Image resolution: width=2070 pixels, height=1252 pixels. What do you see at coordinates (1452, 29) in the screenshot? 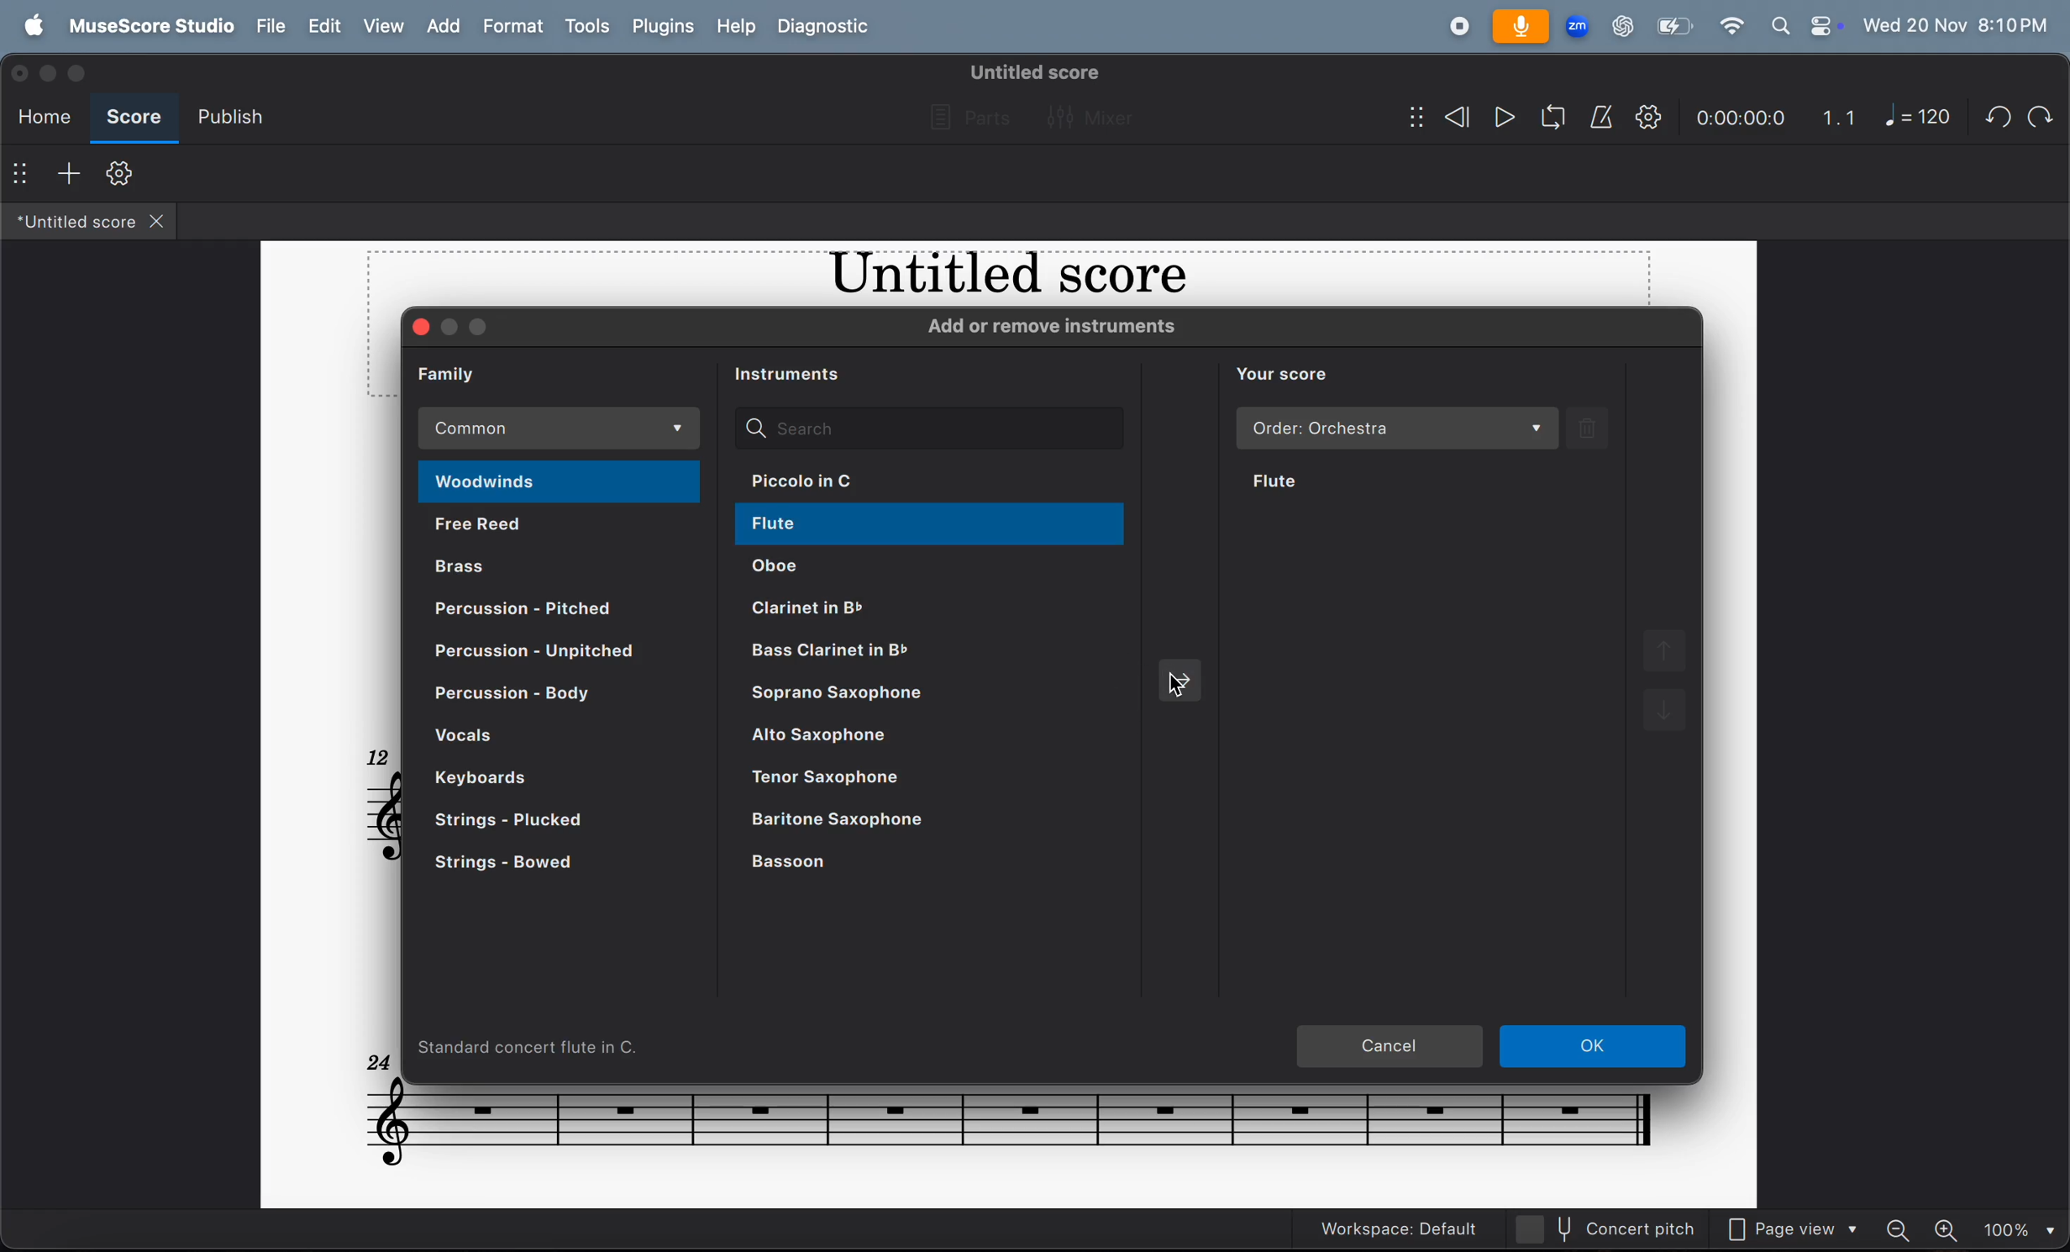
I see `record` at bounding box center [1452, 29].